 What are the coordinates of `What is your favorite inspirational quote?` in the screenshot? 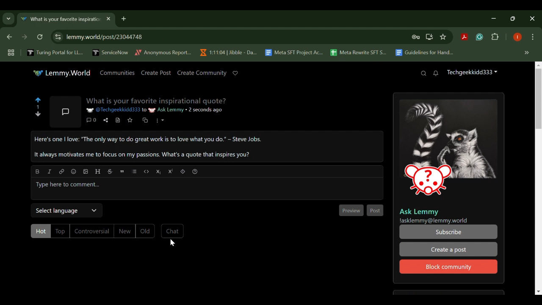 It's located at (155, 101).